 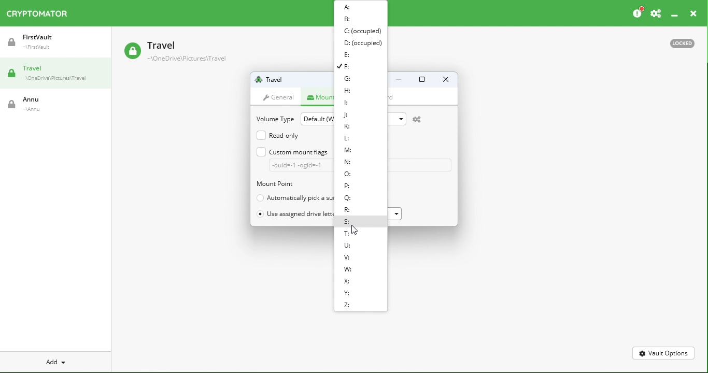 I want to click on Add new vault, so click(x=54, y=361).